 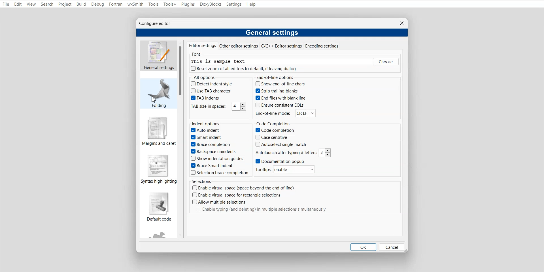 What do you see at coordinates (47, 4) in the screenshot?
I see `Search` at bounding box center [47, 4].